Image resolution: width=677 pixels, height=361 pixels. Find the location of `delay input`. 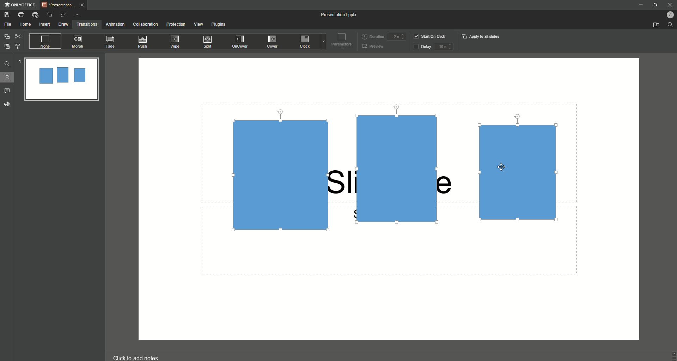

delay input is located at coordinates (444, 47).